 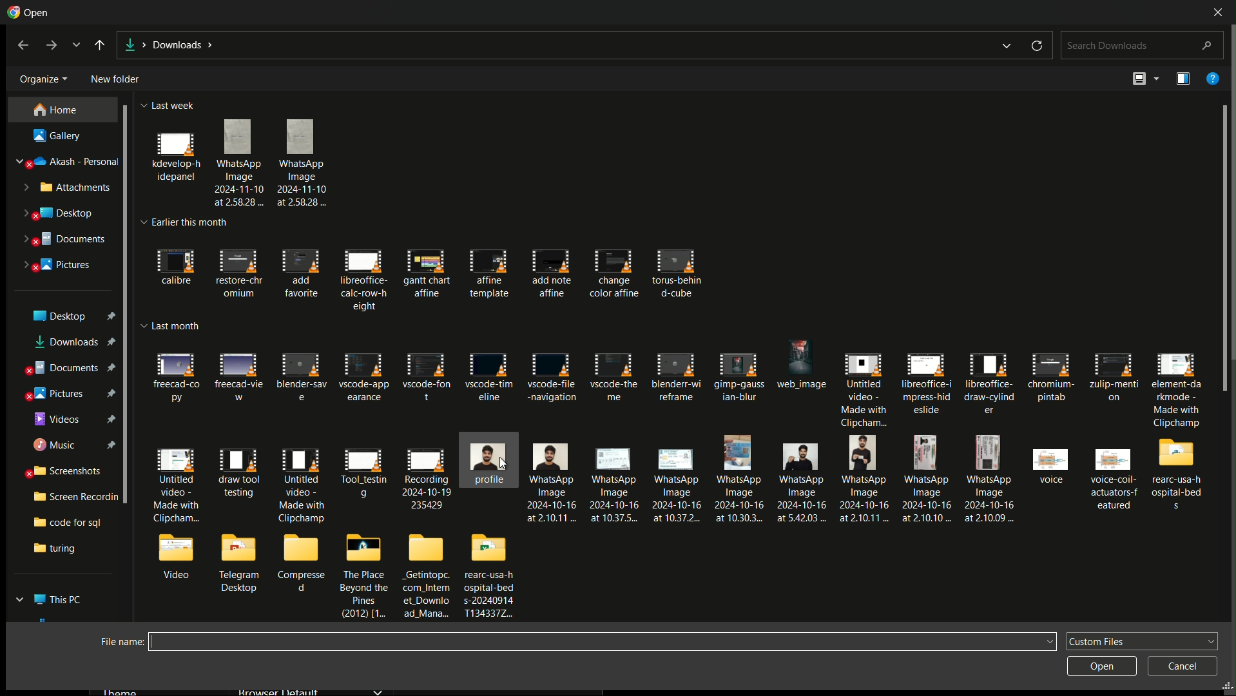 I want to click on this month files, so click(x=427, y=276).